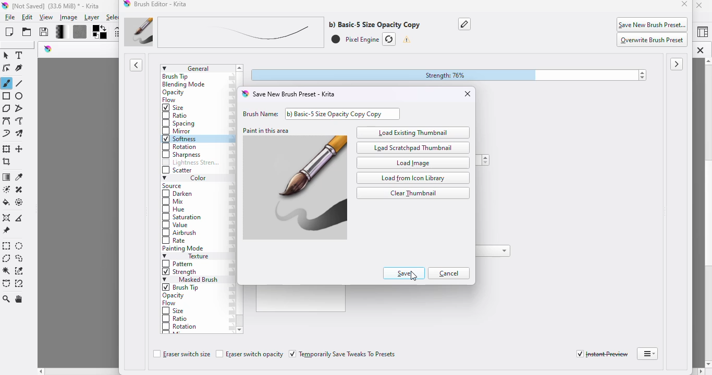 This screenshot has width=712, height=375. Describe the element at coordinates (7, 299) in the screenshot. I see `zoom tool` at that location.